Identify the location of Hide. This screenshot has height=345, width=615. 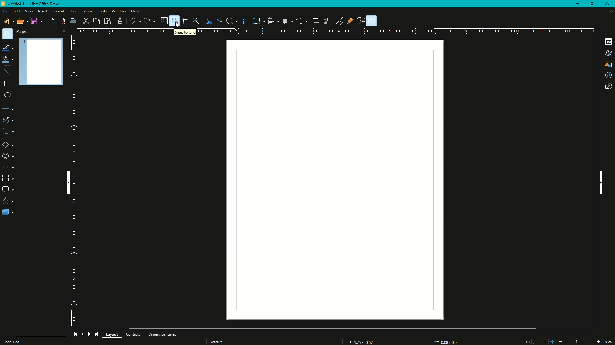
(603, 184).